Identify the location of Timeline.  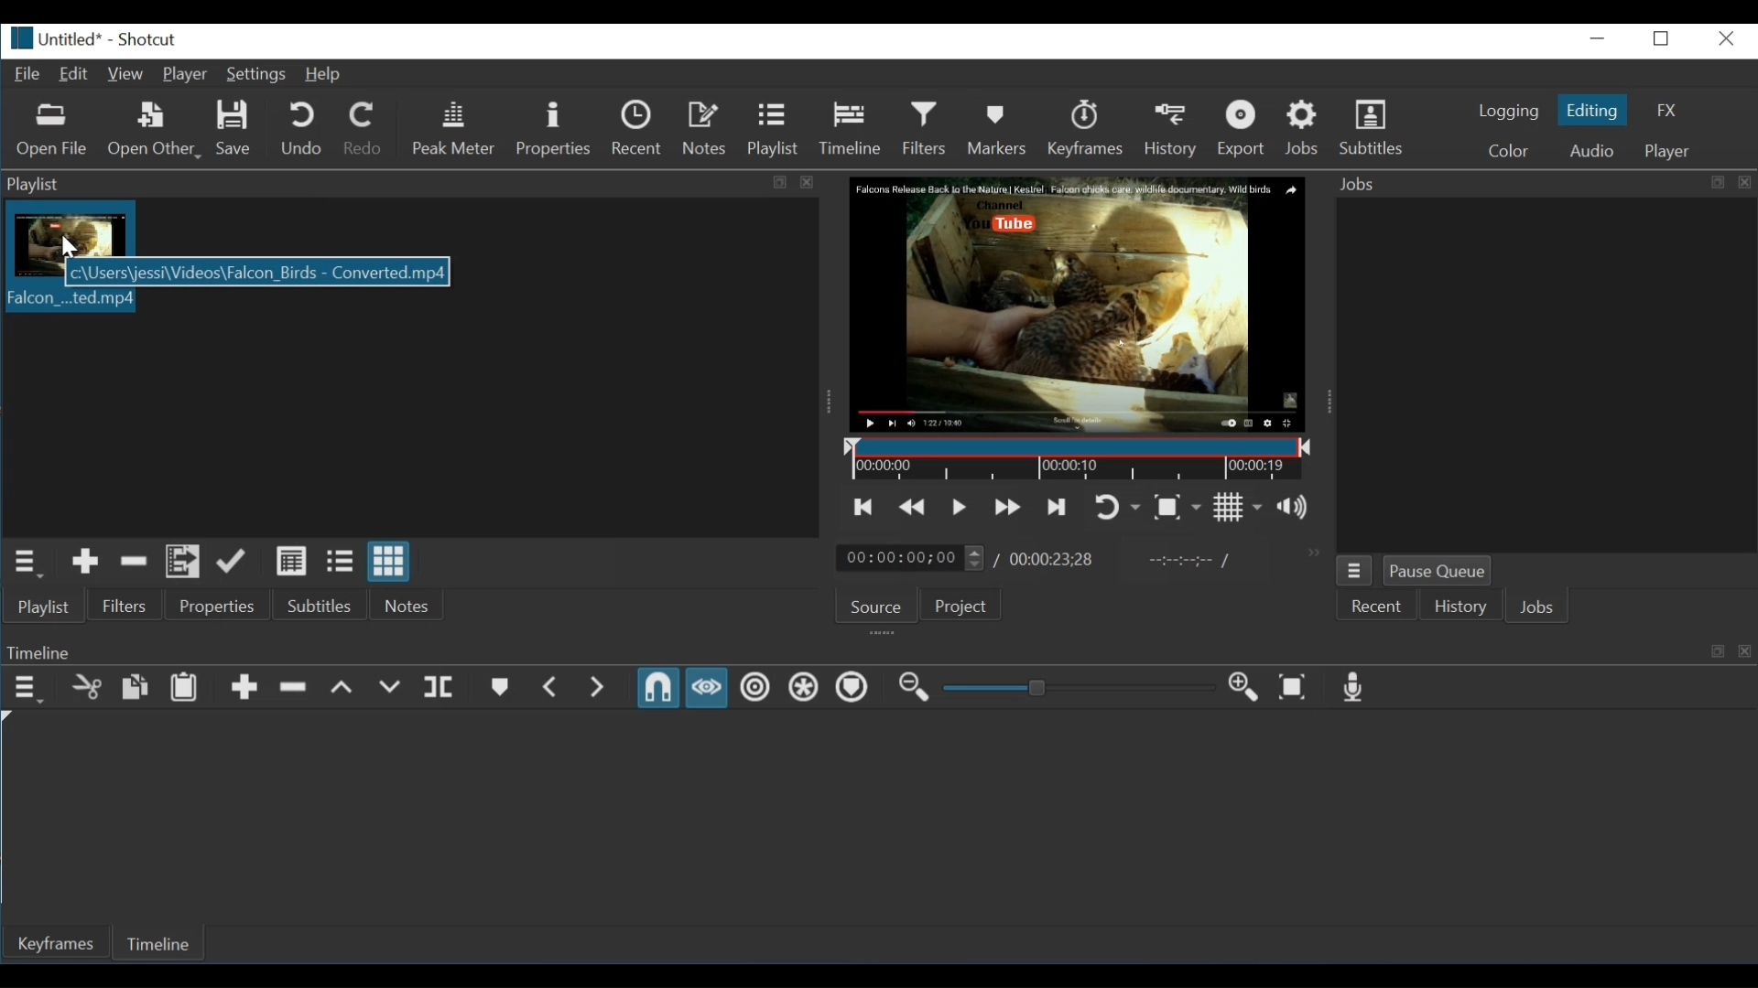
(166, 941).